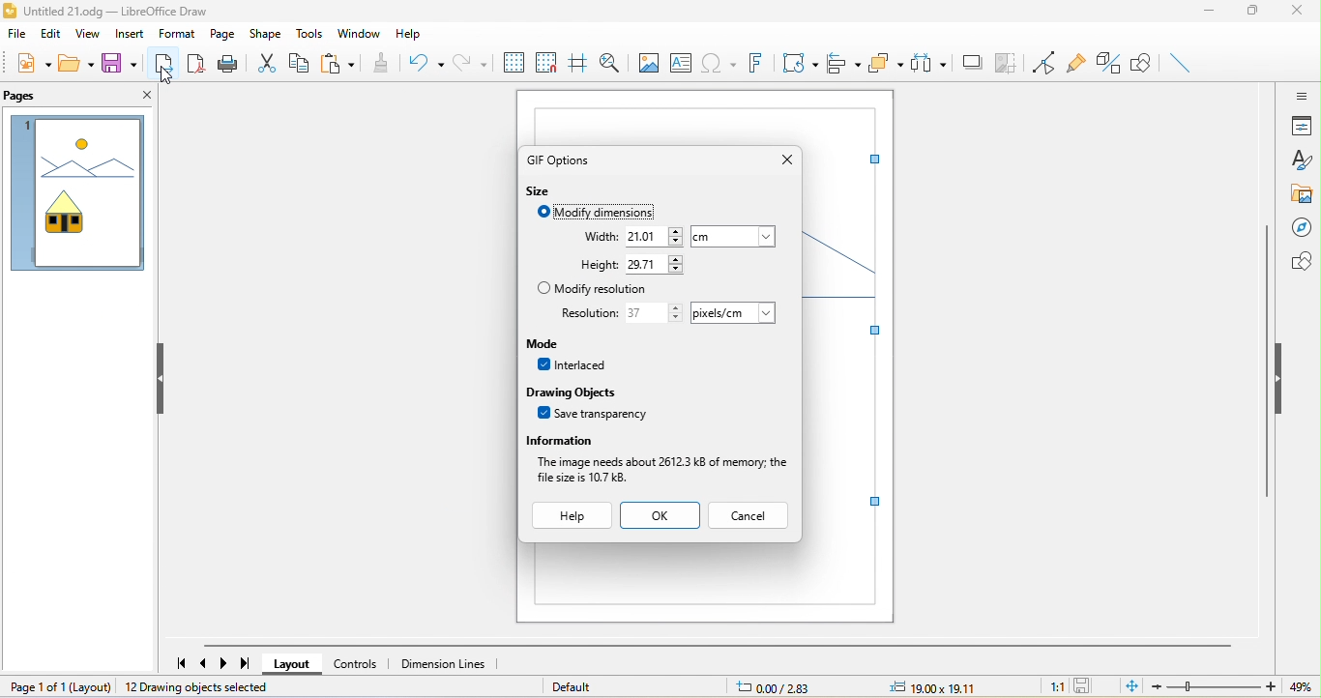 The width and height of the screenshot is (1321, 698). Describe the element at coordinates (58, 685) in the screenshot. I see `page 1 of 1` at that location.